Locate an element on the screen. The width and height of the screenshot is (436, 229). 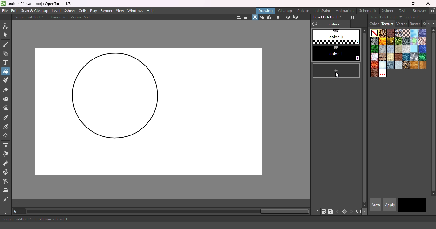
vertical scroll bar is located at coordinates (433, 111).